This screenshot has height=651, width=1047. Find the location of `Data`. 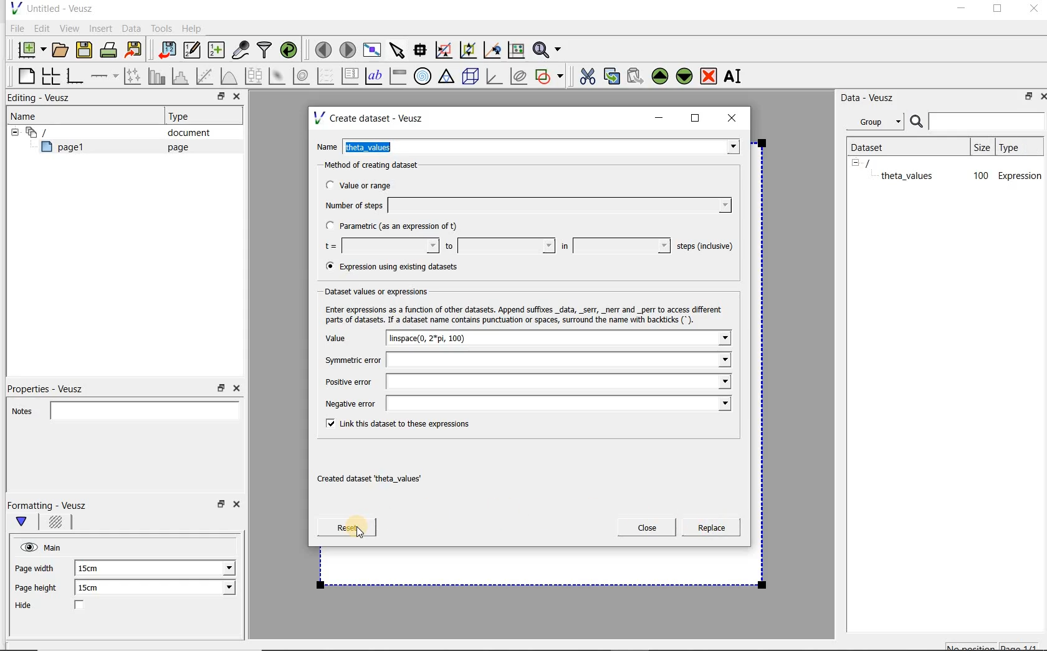

Data is located at coordinates (132, 28).